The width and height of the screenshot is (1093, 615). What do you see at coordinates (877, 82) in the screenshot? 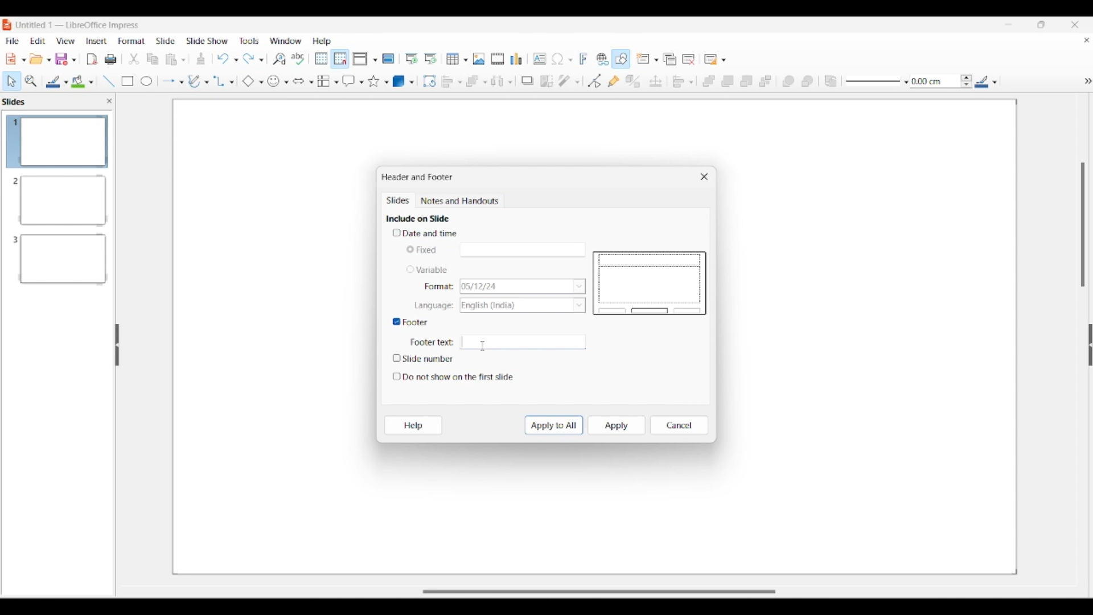
I see `Line style options` at bounding box center [877, 82].